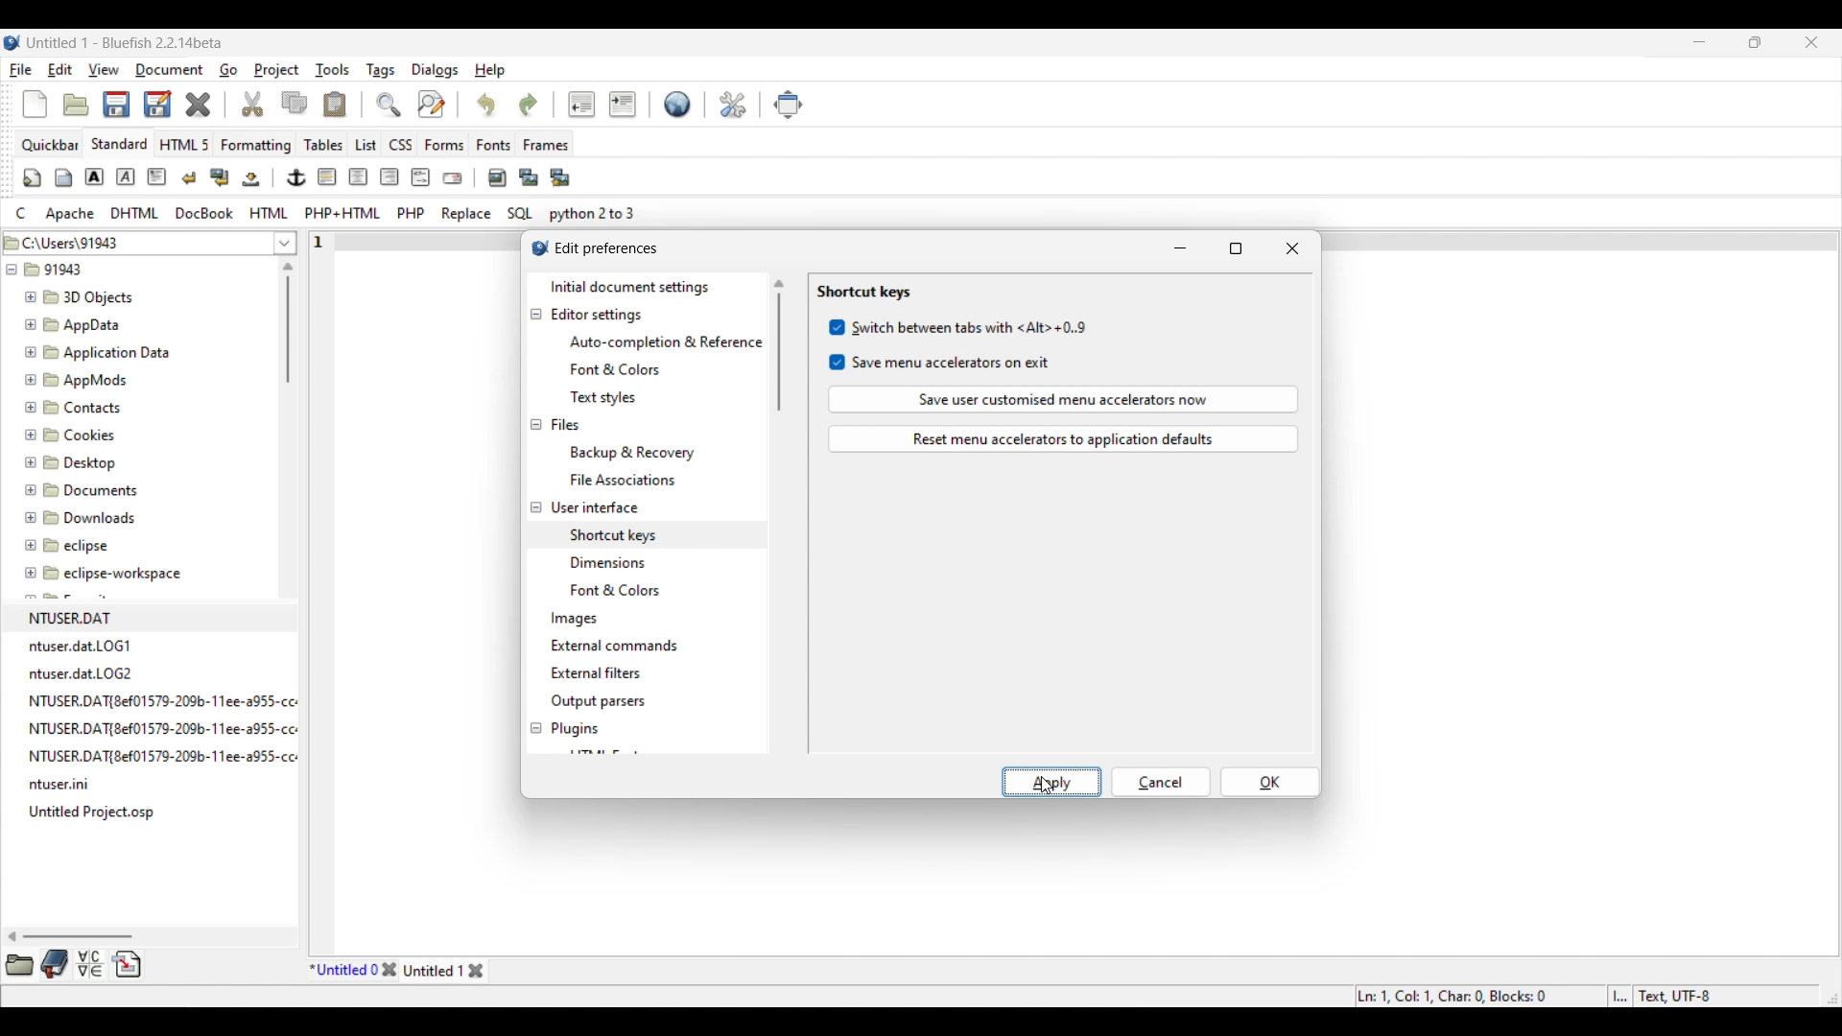 This screenshot has width=1842, height=1036. What do you see at coordinates (105, 577) in the screenshot?
I see `eclipse-workspace` at bounding box center [105, 577].